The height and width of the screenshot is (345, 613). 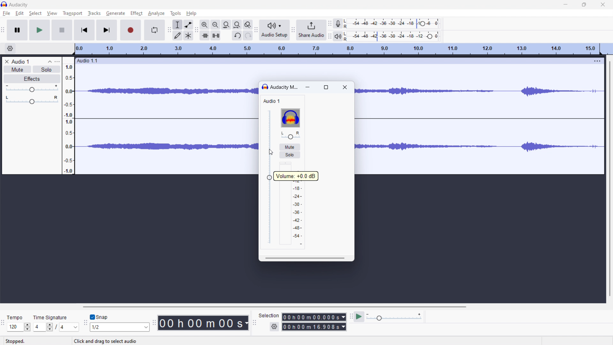 What do you see at coordinates (188, 25) in the screenshot?
I see `envelop tool` at bounding box center [188, 25].